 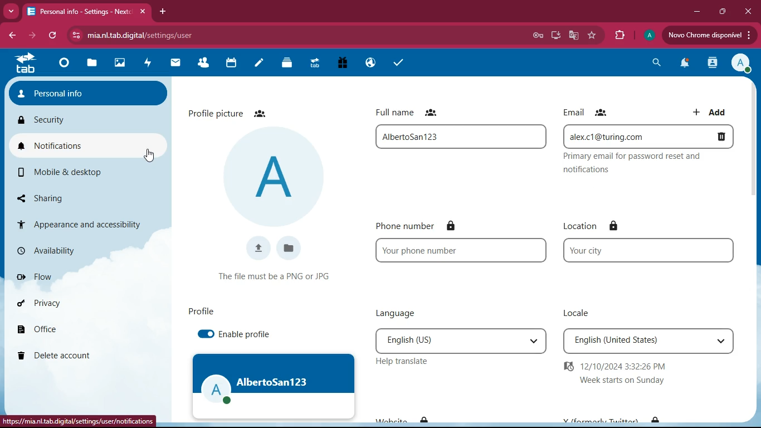 What do you see at coordinates (249, 334) in the screenshot?
I see `enable` at bounding box center [249, 334].